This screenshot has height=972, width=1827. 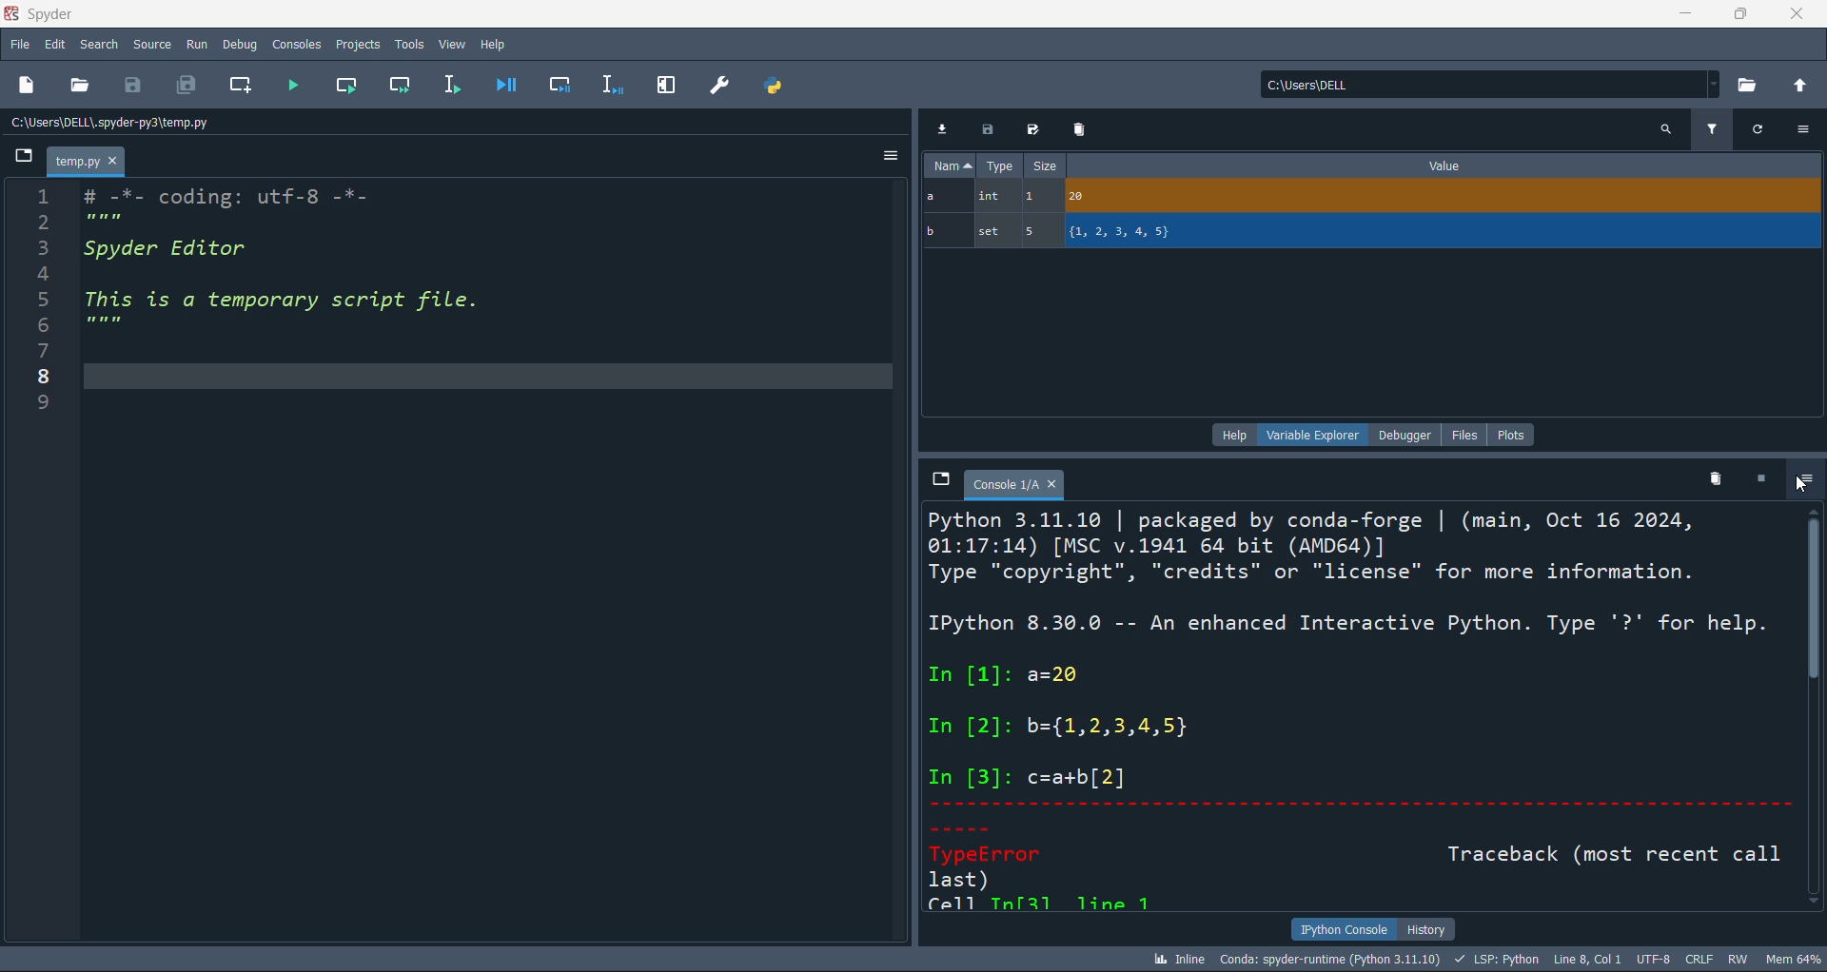 What do you see at coordinates (56, 47) in the screenshot?
I see `edit` at bounding box center [56, 47].